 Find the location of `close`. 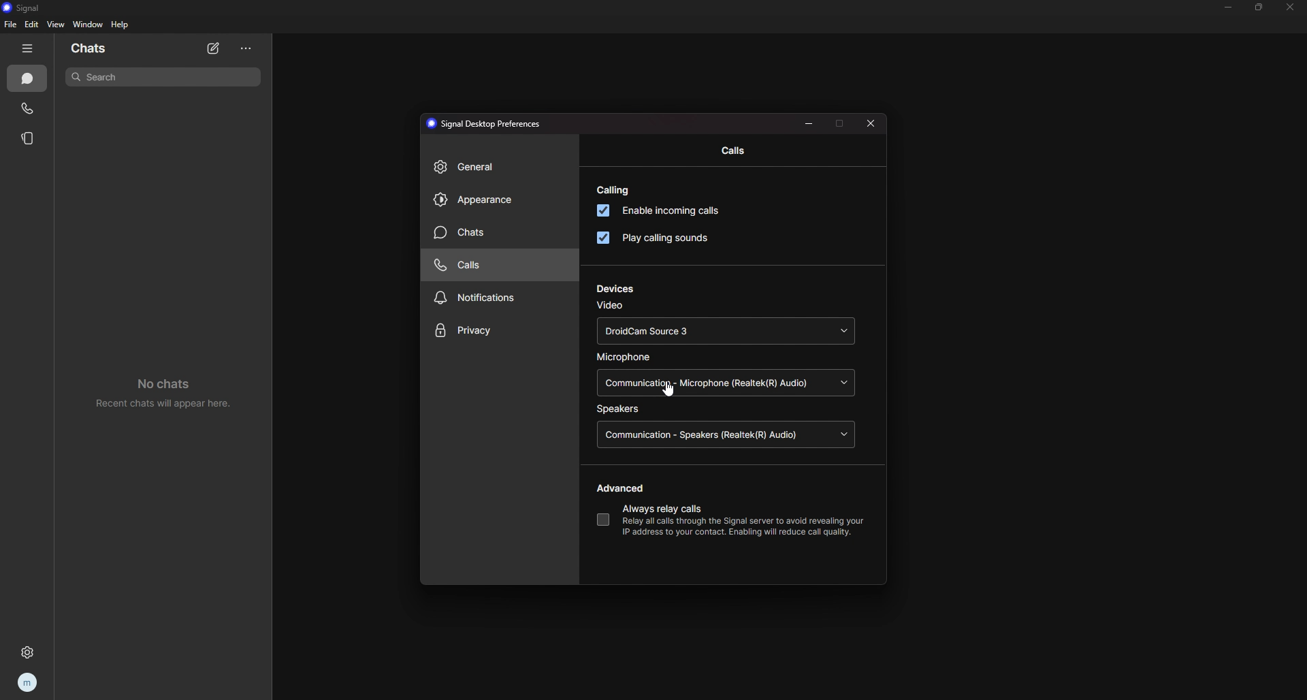

close is located at coordinates (1293, 8).